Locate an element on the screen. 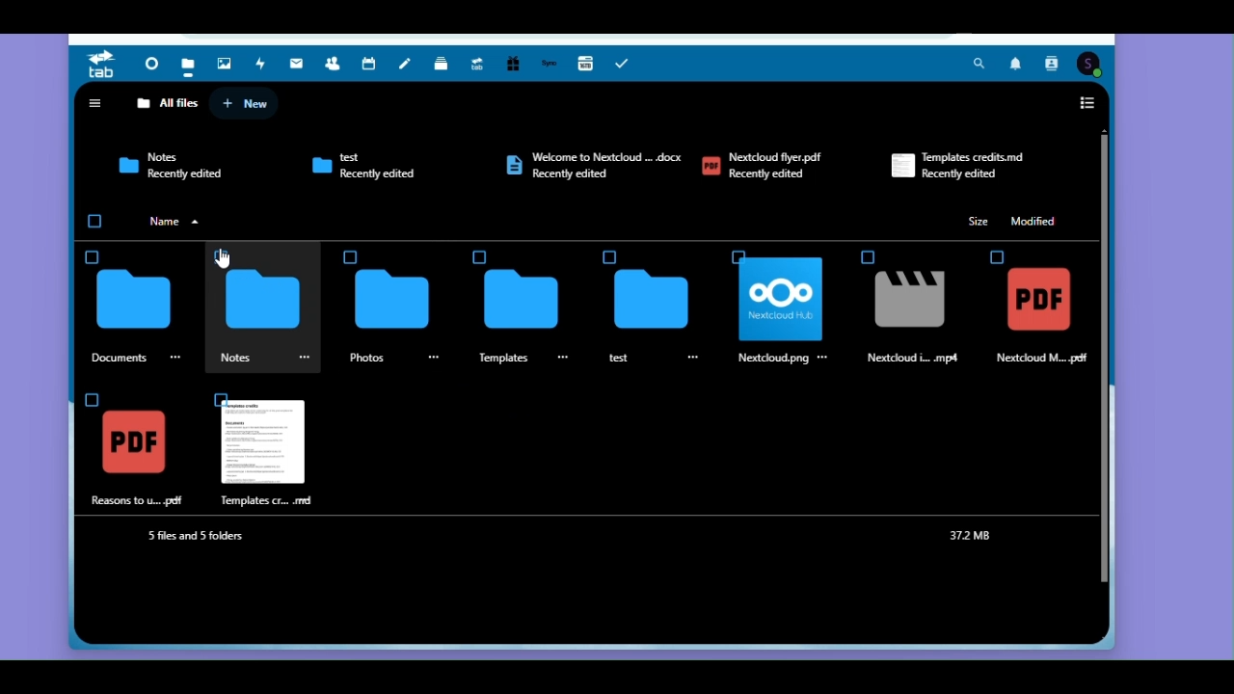  Dashboard is located at coordinates (148, 63).